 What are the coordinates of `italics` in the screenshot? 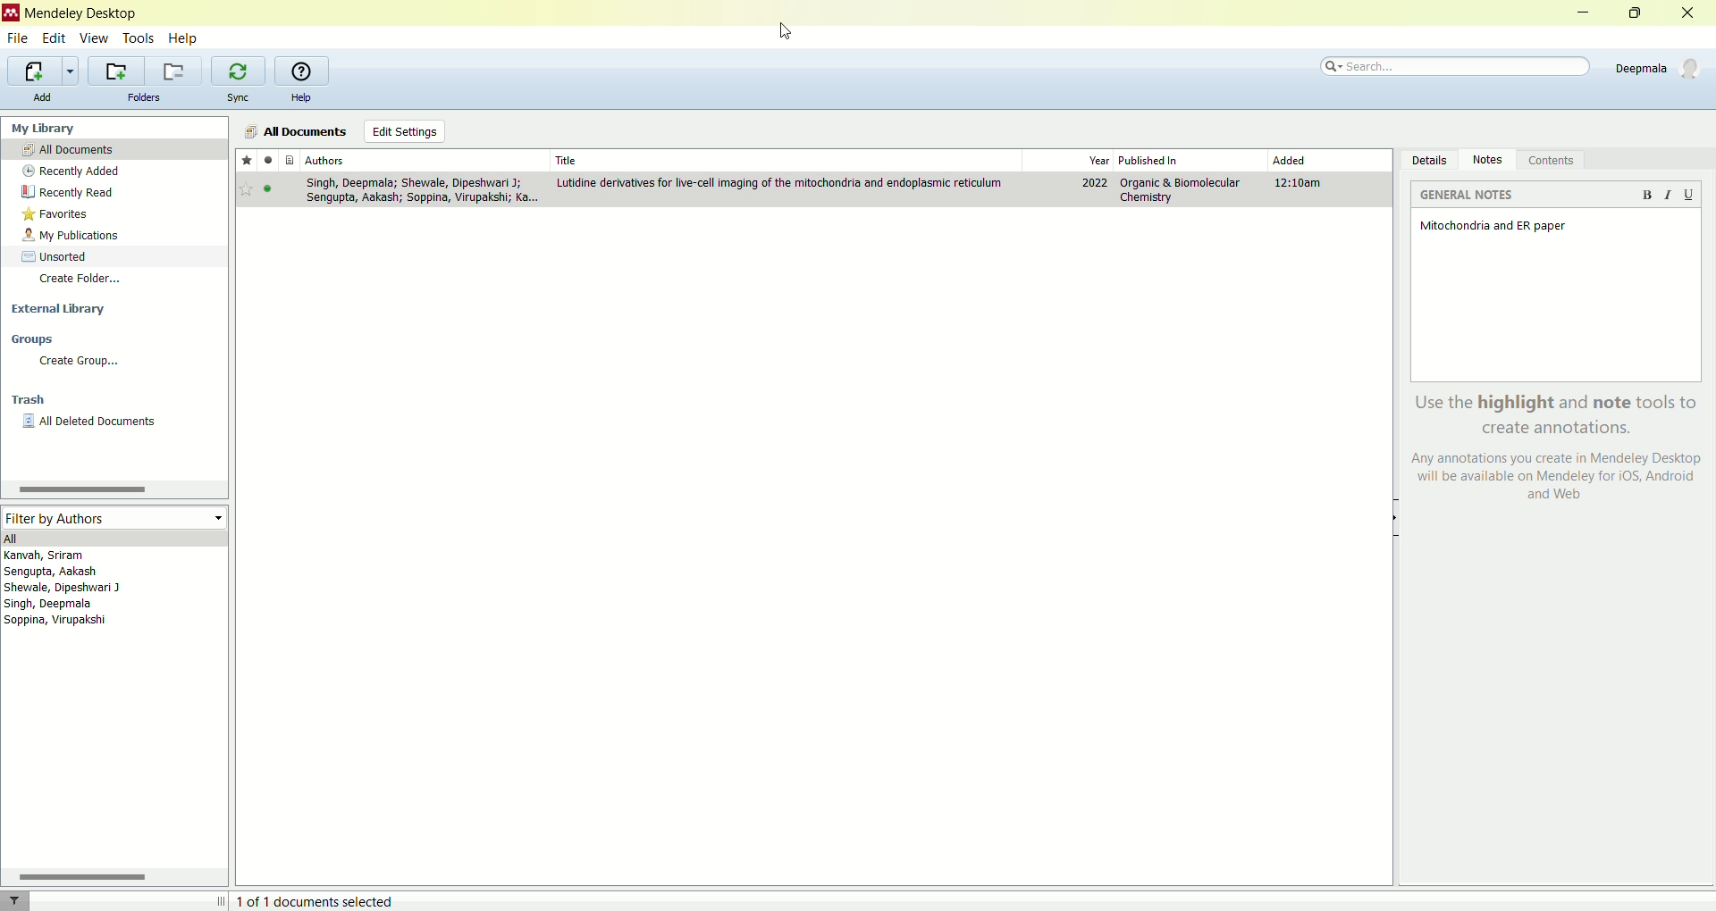 It's located at (1671, 196).